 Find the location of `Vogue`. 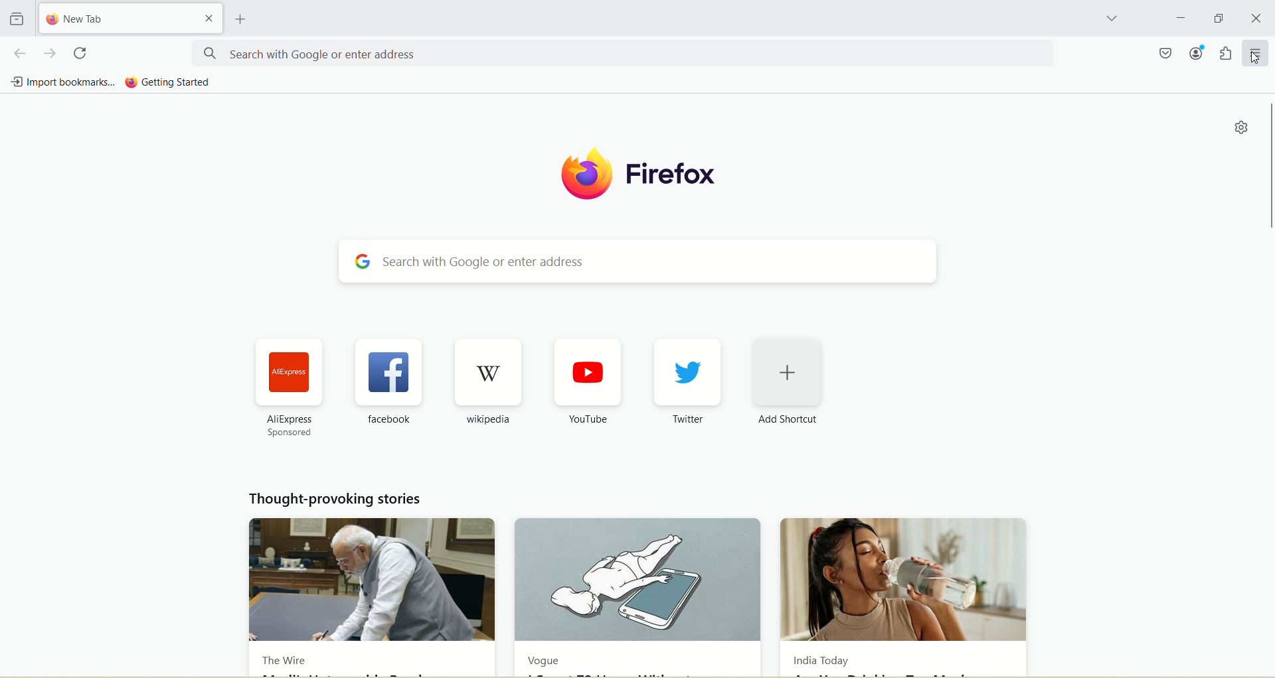

Vogue is located at coordinates (639, 580).